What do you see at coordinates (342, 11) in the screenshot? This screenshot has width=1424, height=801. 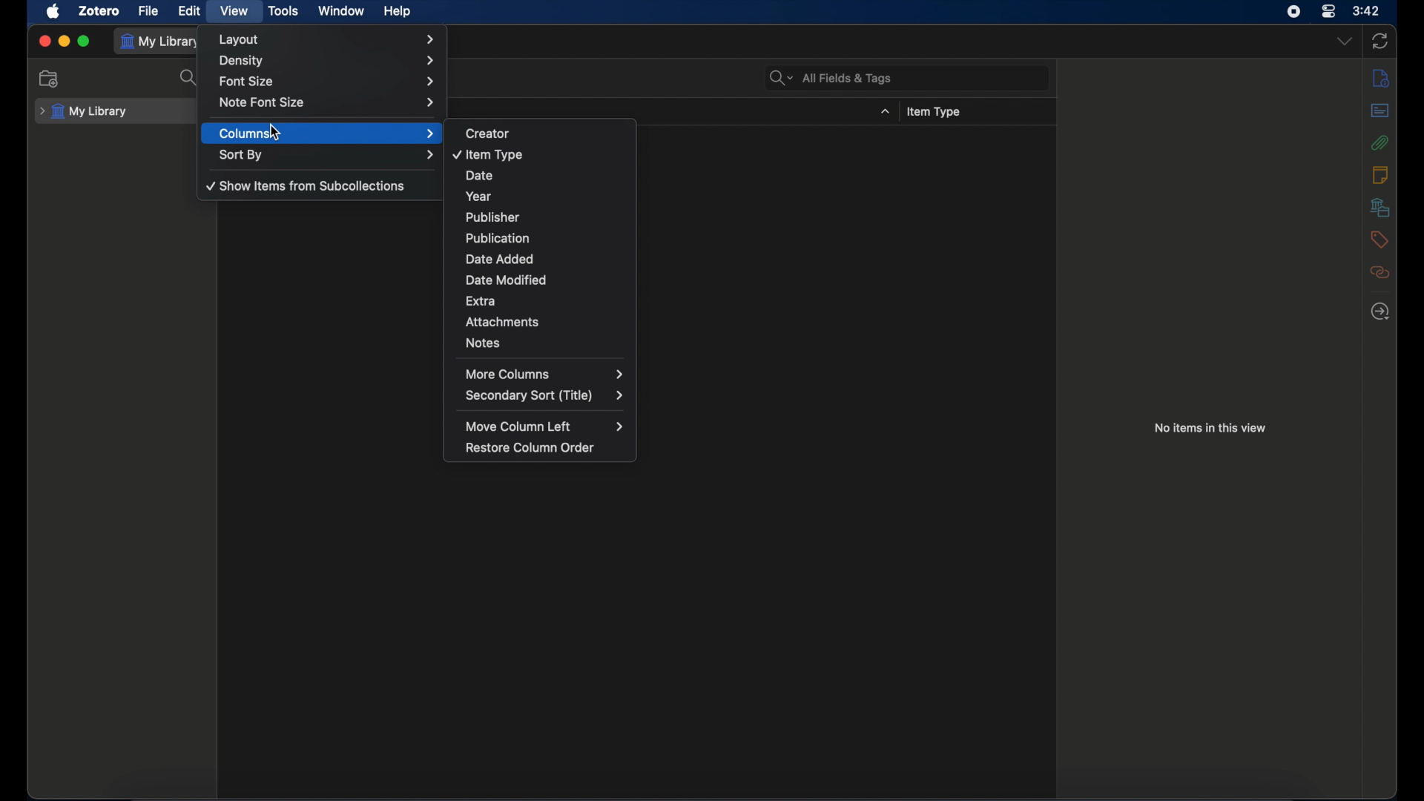 I see `window` at bounding box center [342, 11].